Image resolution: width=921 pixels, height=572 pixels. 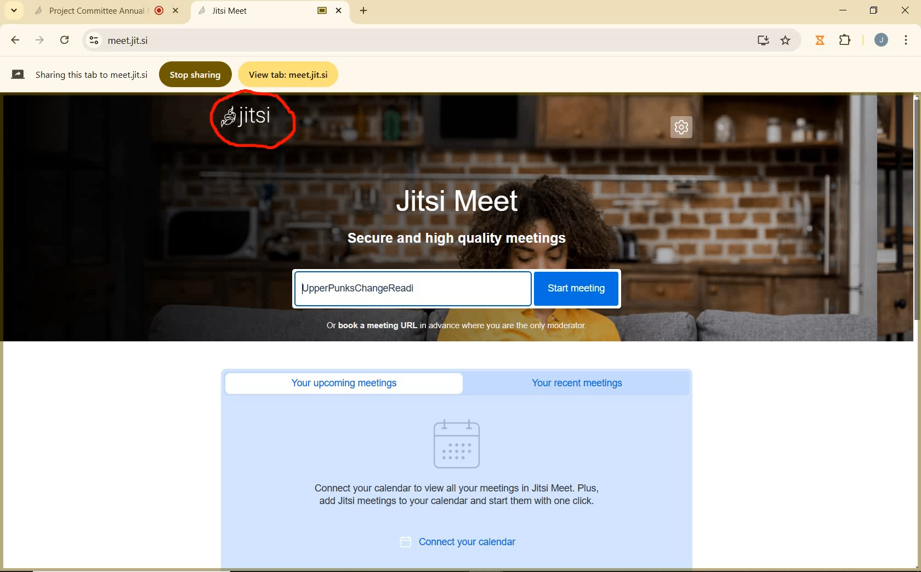 What do you see at coordinates (581, 384) in the screenshot?
I see `YOUR RECENT MEETINGS` at bounding box center [581, 384].